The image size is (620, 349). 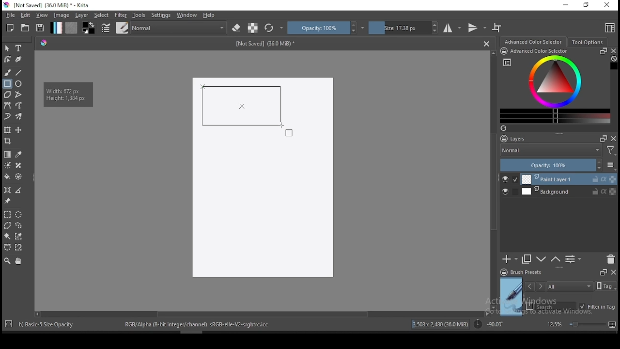 What do you see at coordinates (7, 129) in the screenshot?
I see `transform a layer or a selection` at bounding box center [7, 129].